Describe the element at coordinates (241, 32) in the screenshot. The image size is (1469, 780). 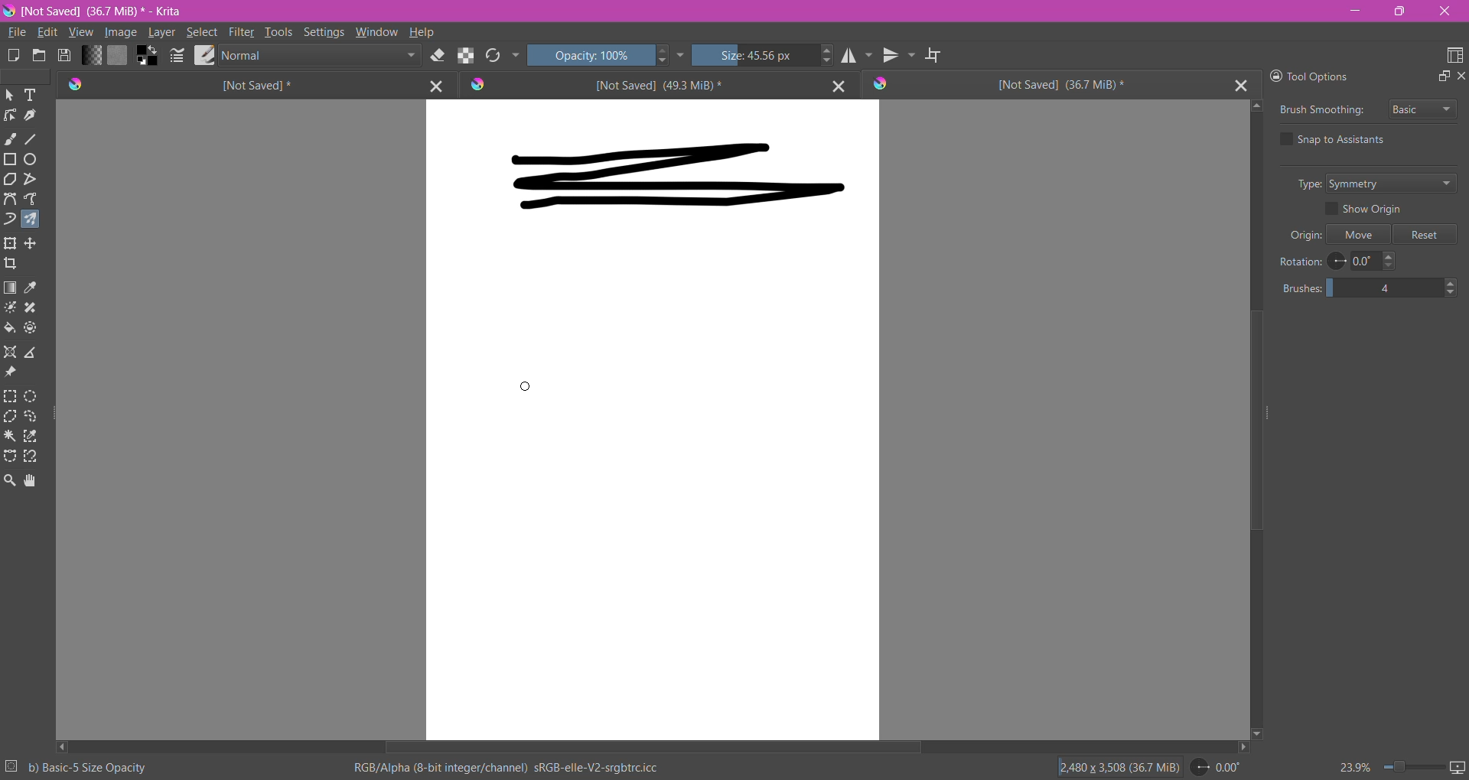
I see `Filter` at that location.